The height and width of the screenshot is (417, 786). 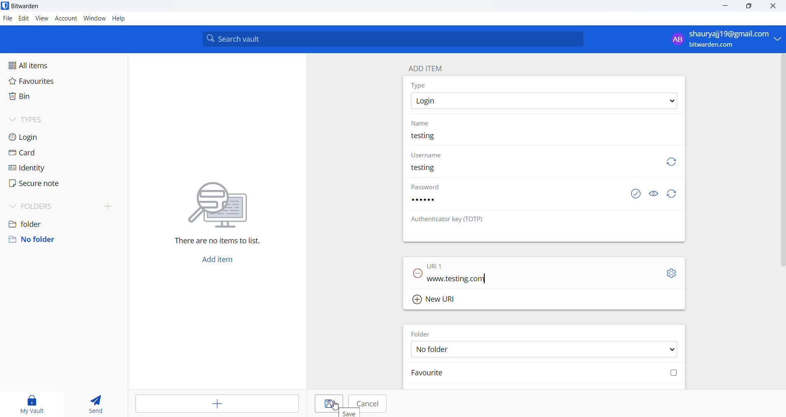 What do you see at coordinates (337, 406) in the screenshot?
I see `cursor` at bounding box center [337, 406].